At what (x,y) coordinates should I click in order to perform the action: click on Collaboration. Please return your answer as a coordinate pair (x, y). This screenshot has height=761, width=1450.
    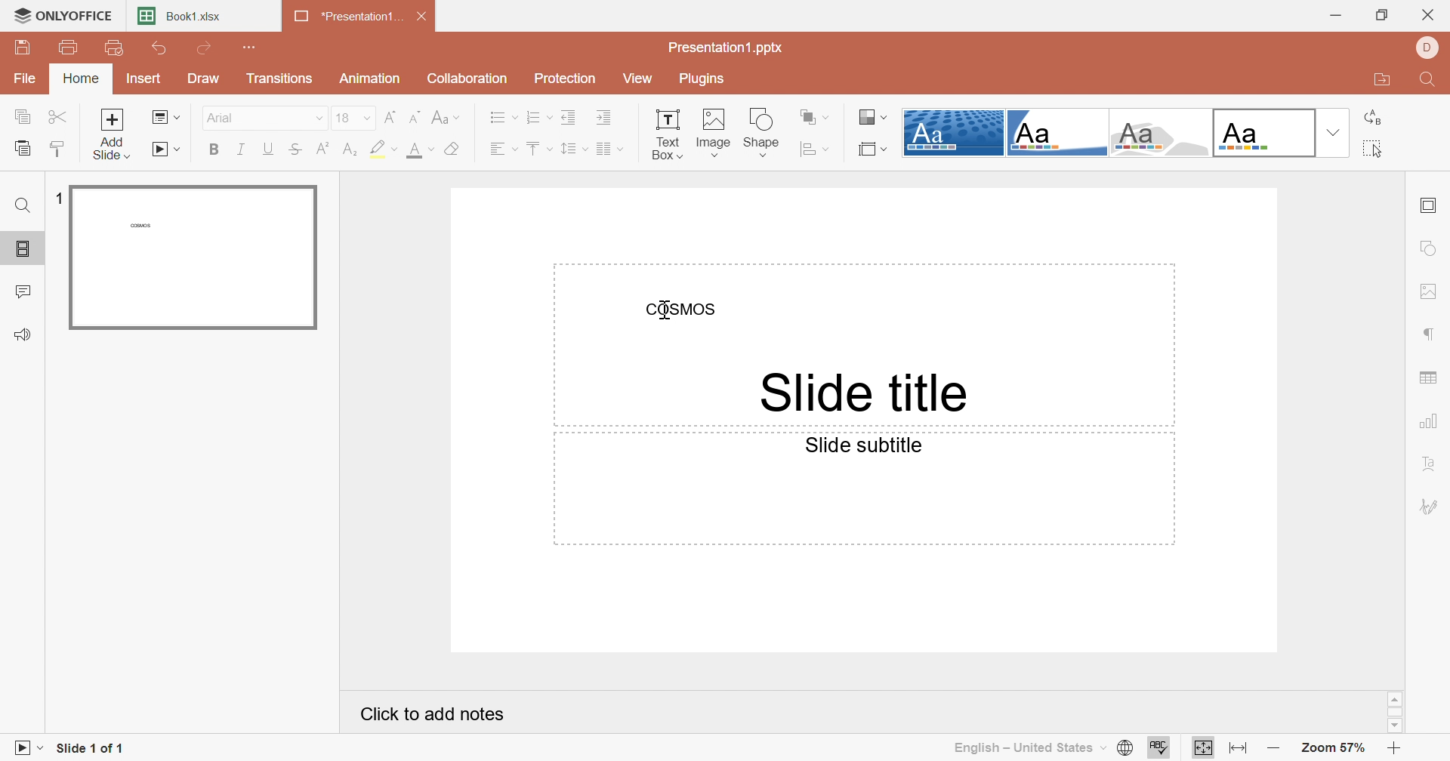
    Looking at the image, I should click on (463, 77).